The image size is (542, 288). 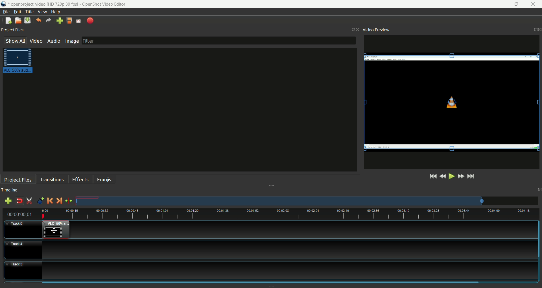 What do you see at coordinates (462, 177) in the screenshot?
I see `fast forward` at bounding box center [462, 177].